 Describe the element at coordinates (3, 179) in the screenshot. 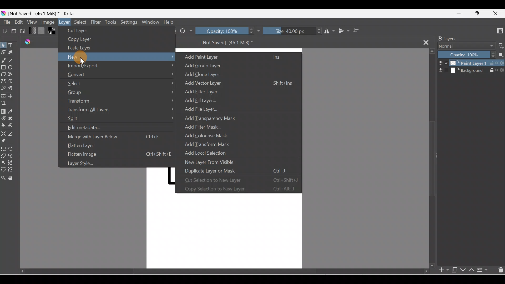

I see `Zoom tool` at that location.